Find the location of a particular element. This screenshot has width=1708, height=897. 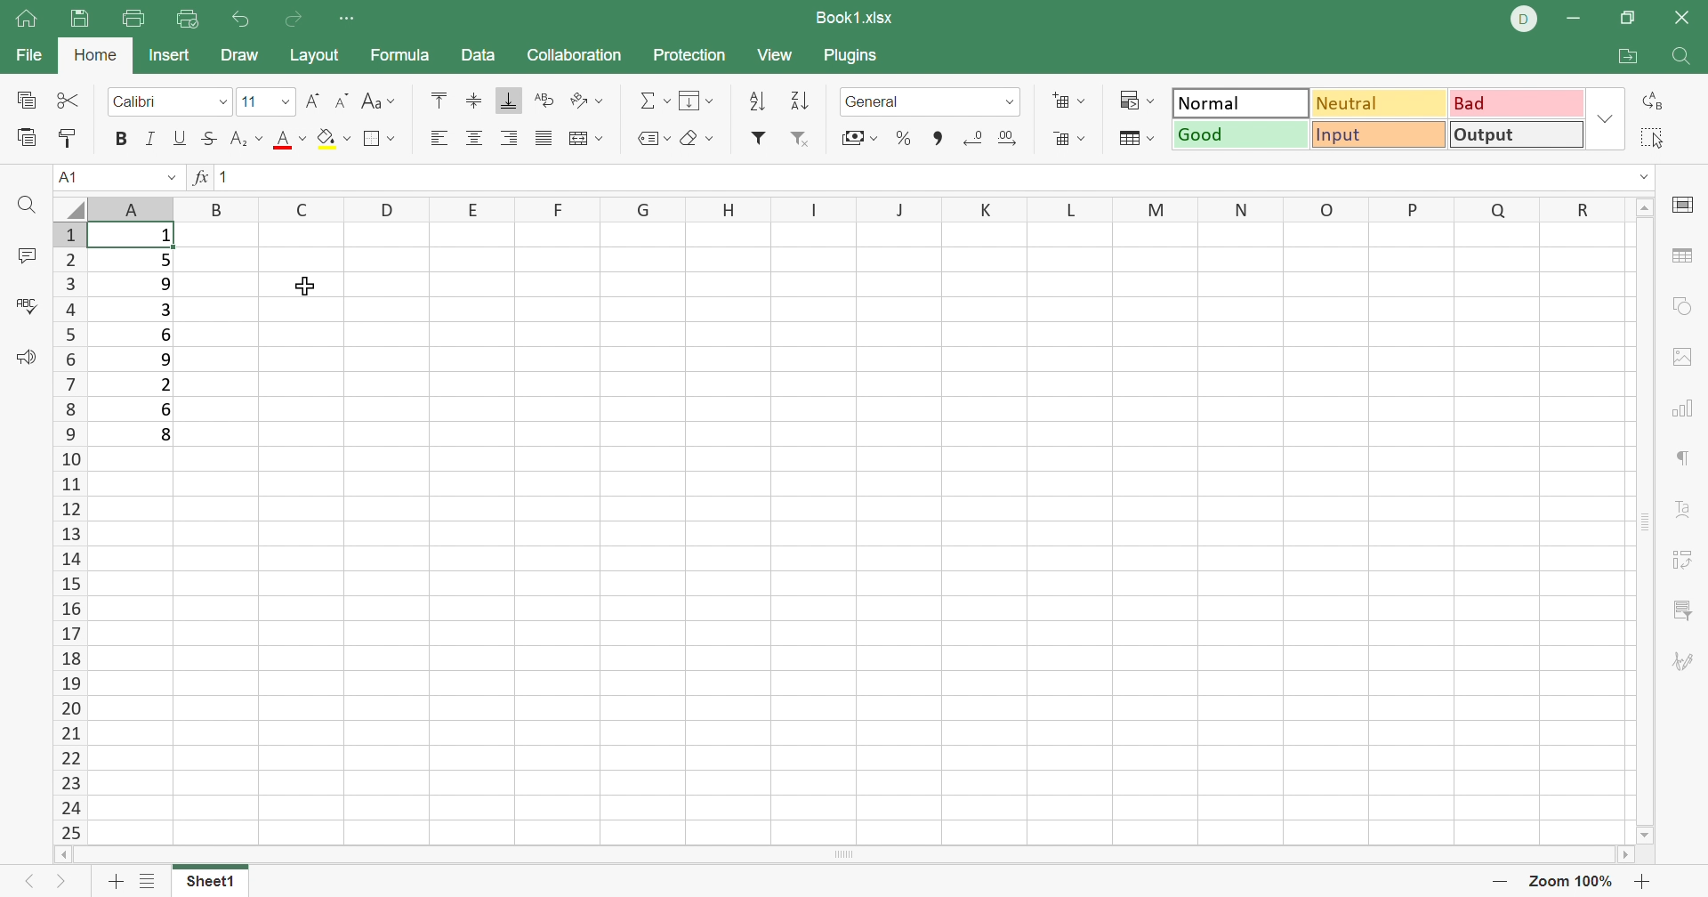

Align bottom is located at coordinates (512, 101).